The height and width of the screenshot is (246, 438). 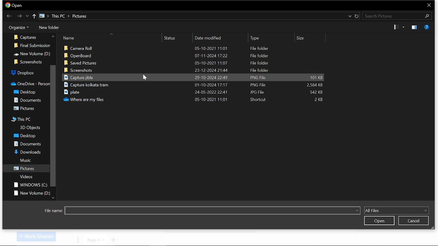 I want to click on files, so click(x=196, y=99).